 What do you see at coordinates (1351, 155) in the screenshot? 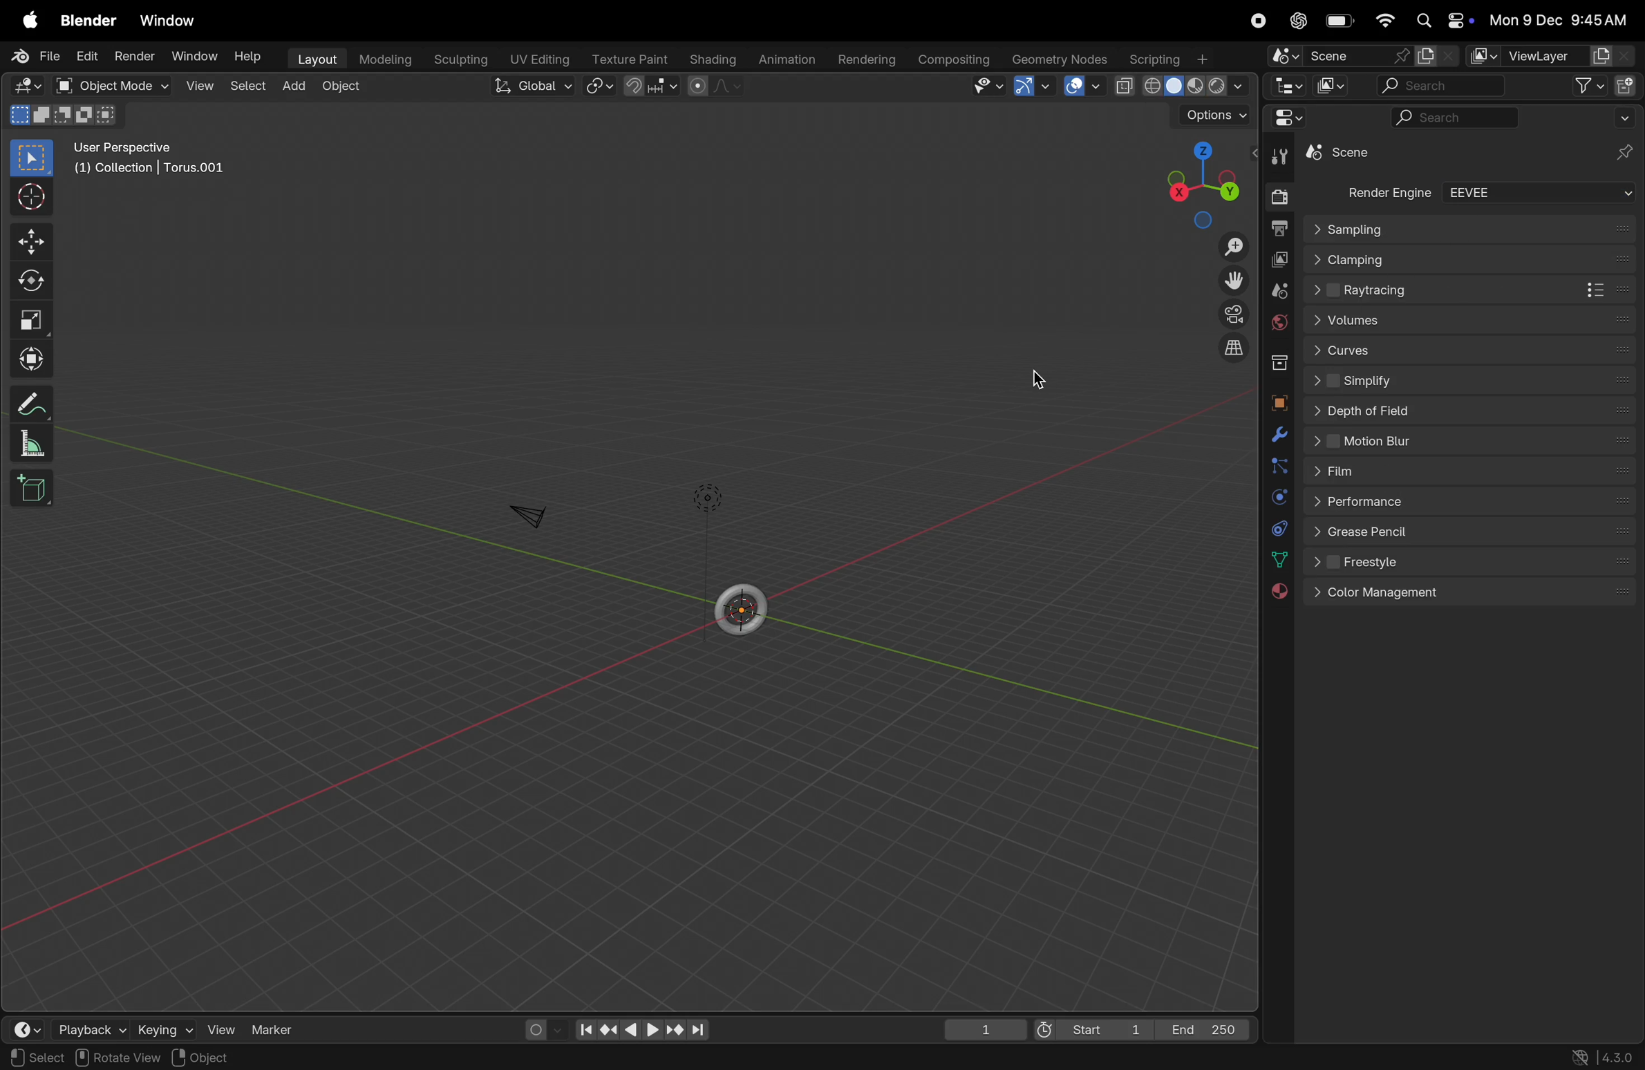
I see `torus 0.01` at bounding box center [1351, 155].